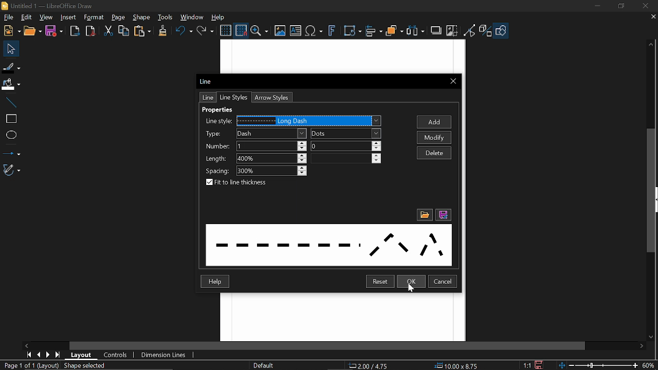  I want to click on Move, so click(9, 48).